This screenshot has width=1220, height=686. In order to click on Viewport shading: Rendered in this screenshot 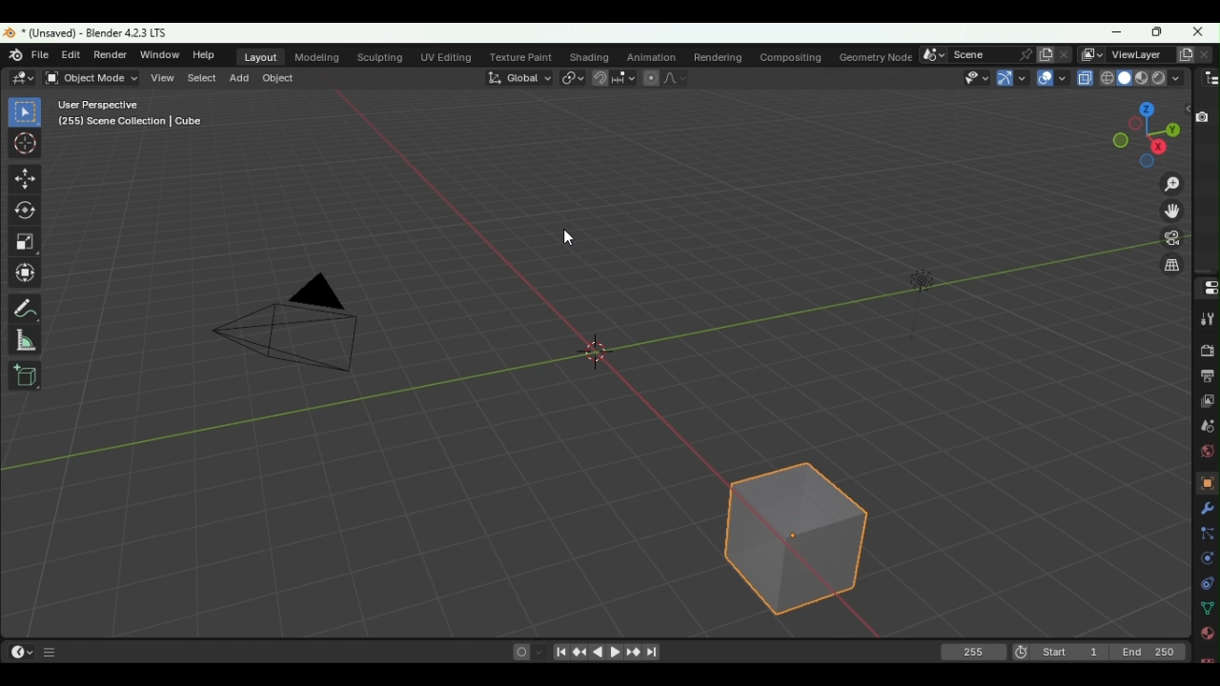, I will do `click(1158, 79)`.